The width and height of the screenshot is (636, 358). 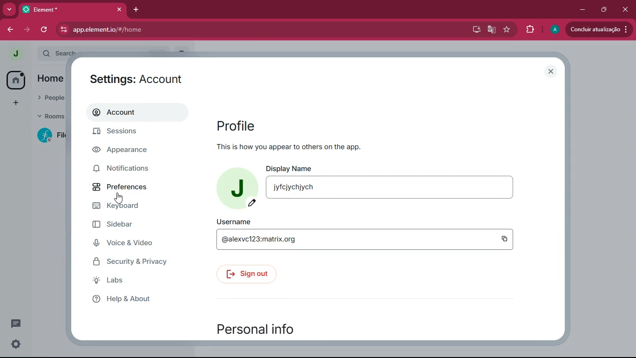 What do you see at coordinates (13, 81) in the screenshot?
I see `home` at bounding box center [13, 81].